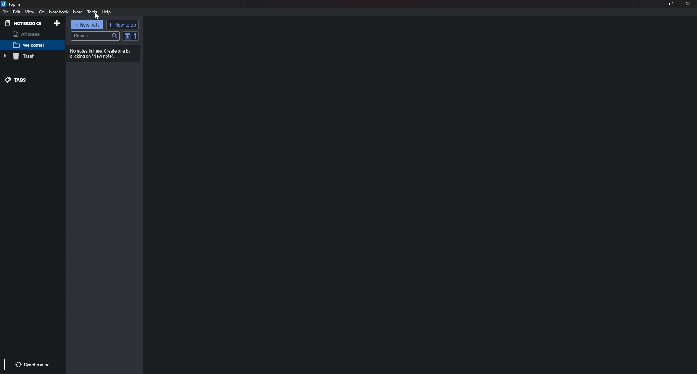 This screenshot has height=374, width=697. Describe the element at coordinates (123, 25) in the screenshot. I see `New to do` at that location.